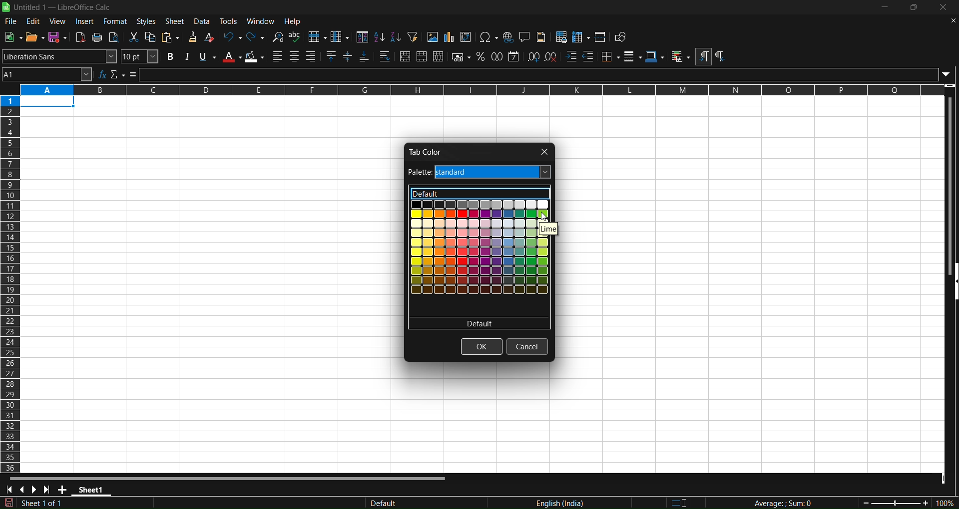 The height and width of the screenshot is (509, 959). Describe the element at coordinates (948, 179) in the screenshot. I see `vertical scroll bar` at that location.